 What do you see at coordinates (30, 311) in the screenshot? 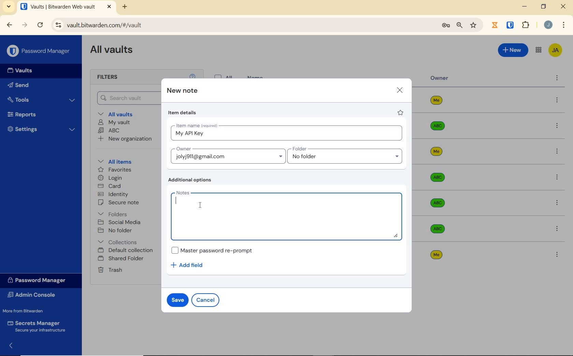
I see `More from Bitwarden` at bounding box center [30, 311].